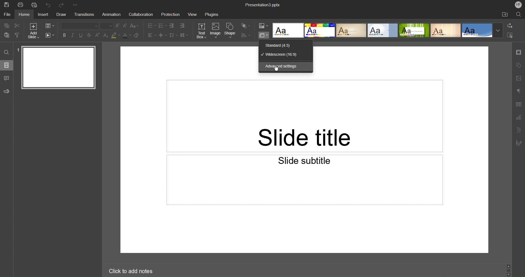 Image resolution: width=525 pixels, height=277 pixels. I want to click on Insert, so click(43, 15).